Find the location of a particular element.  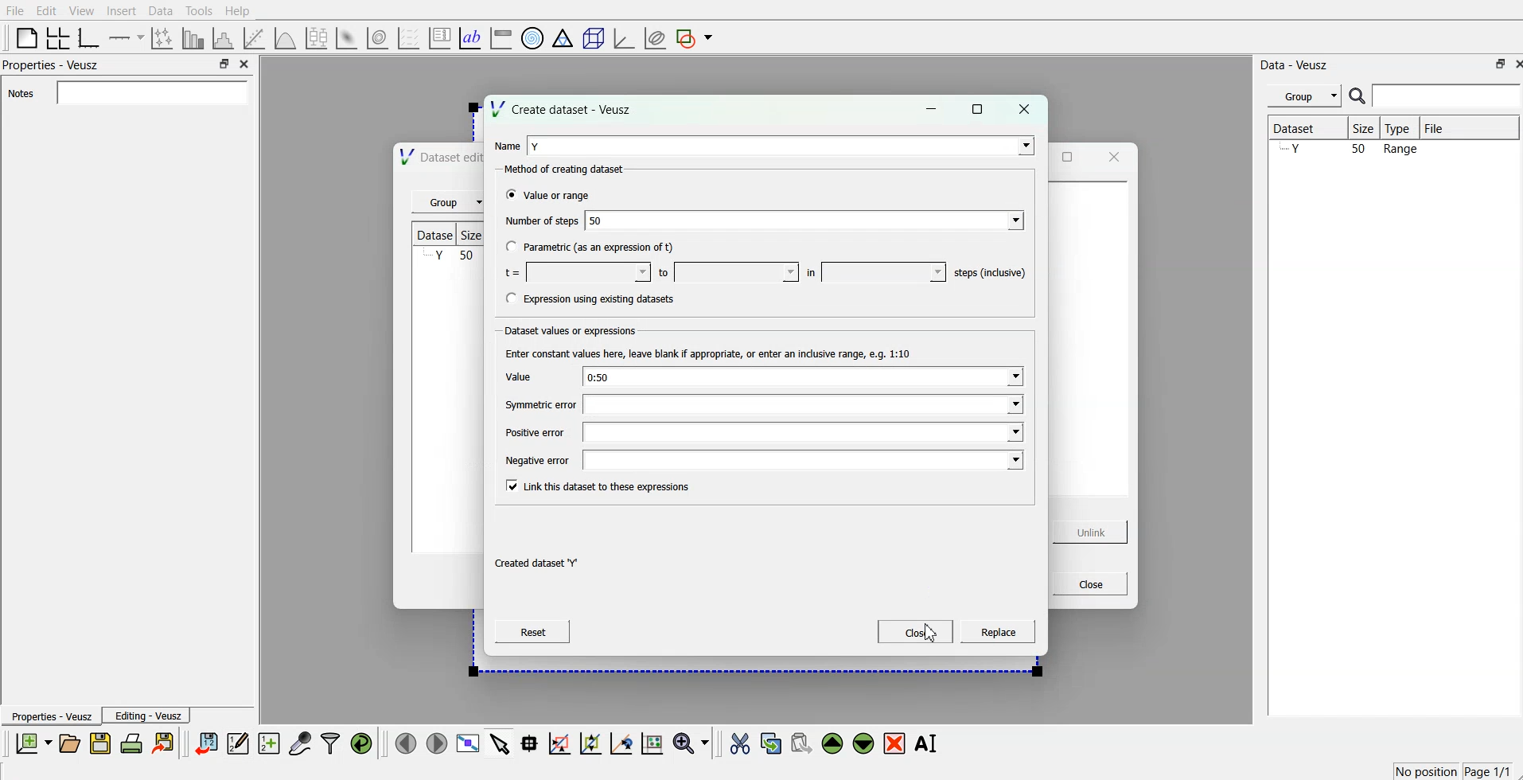

Page 1/1  is located at coordinates (1487, 770).